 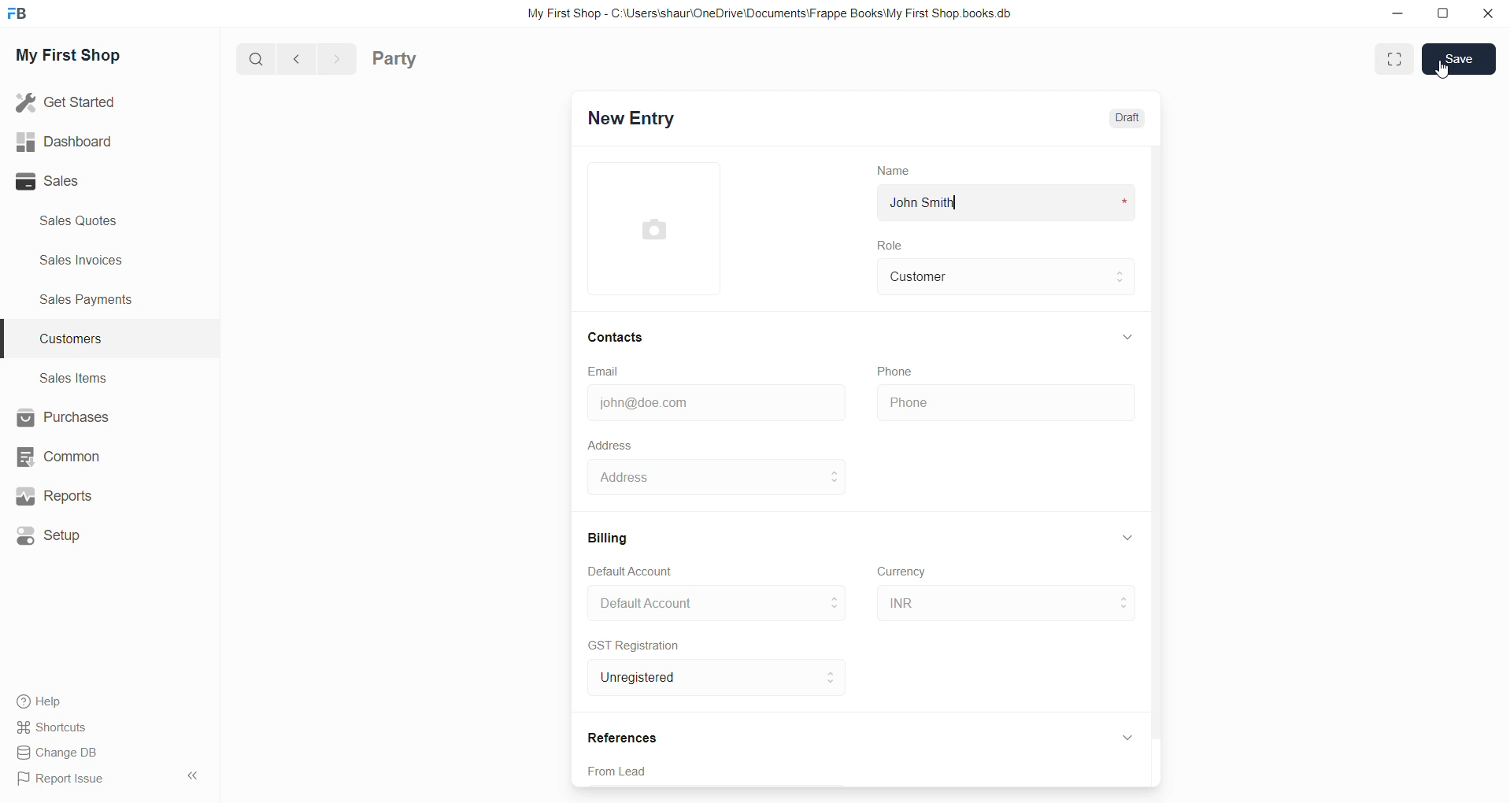 I want to click on Help, so click(x=37, y=699).